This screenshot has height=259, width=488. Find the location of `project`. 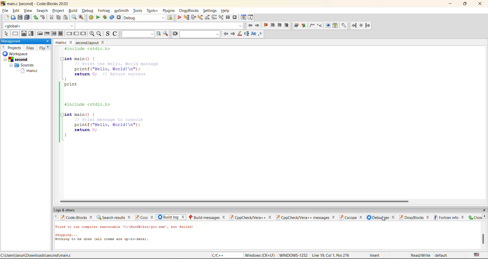

project is located at coordinates (58, 11).